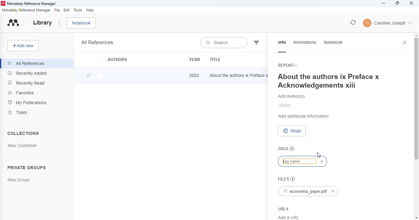 This screenshot has width=419, height=220. I want to click on add, so click(293, 149).